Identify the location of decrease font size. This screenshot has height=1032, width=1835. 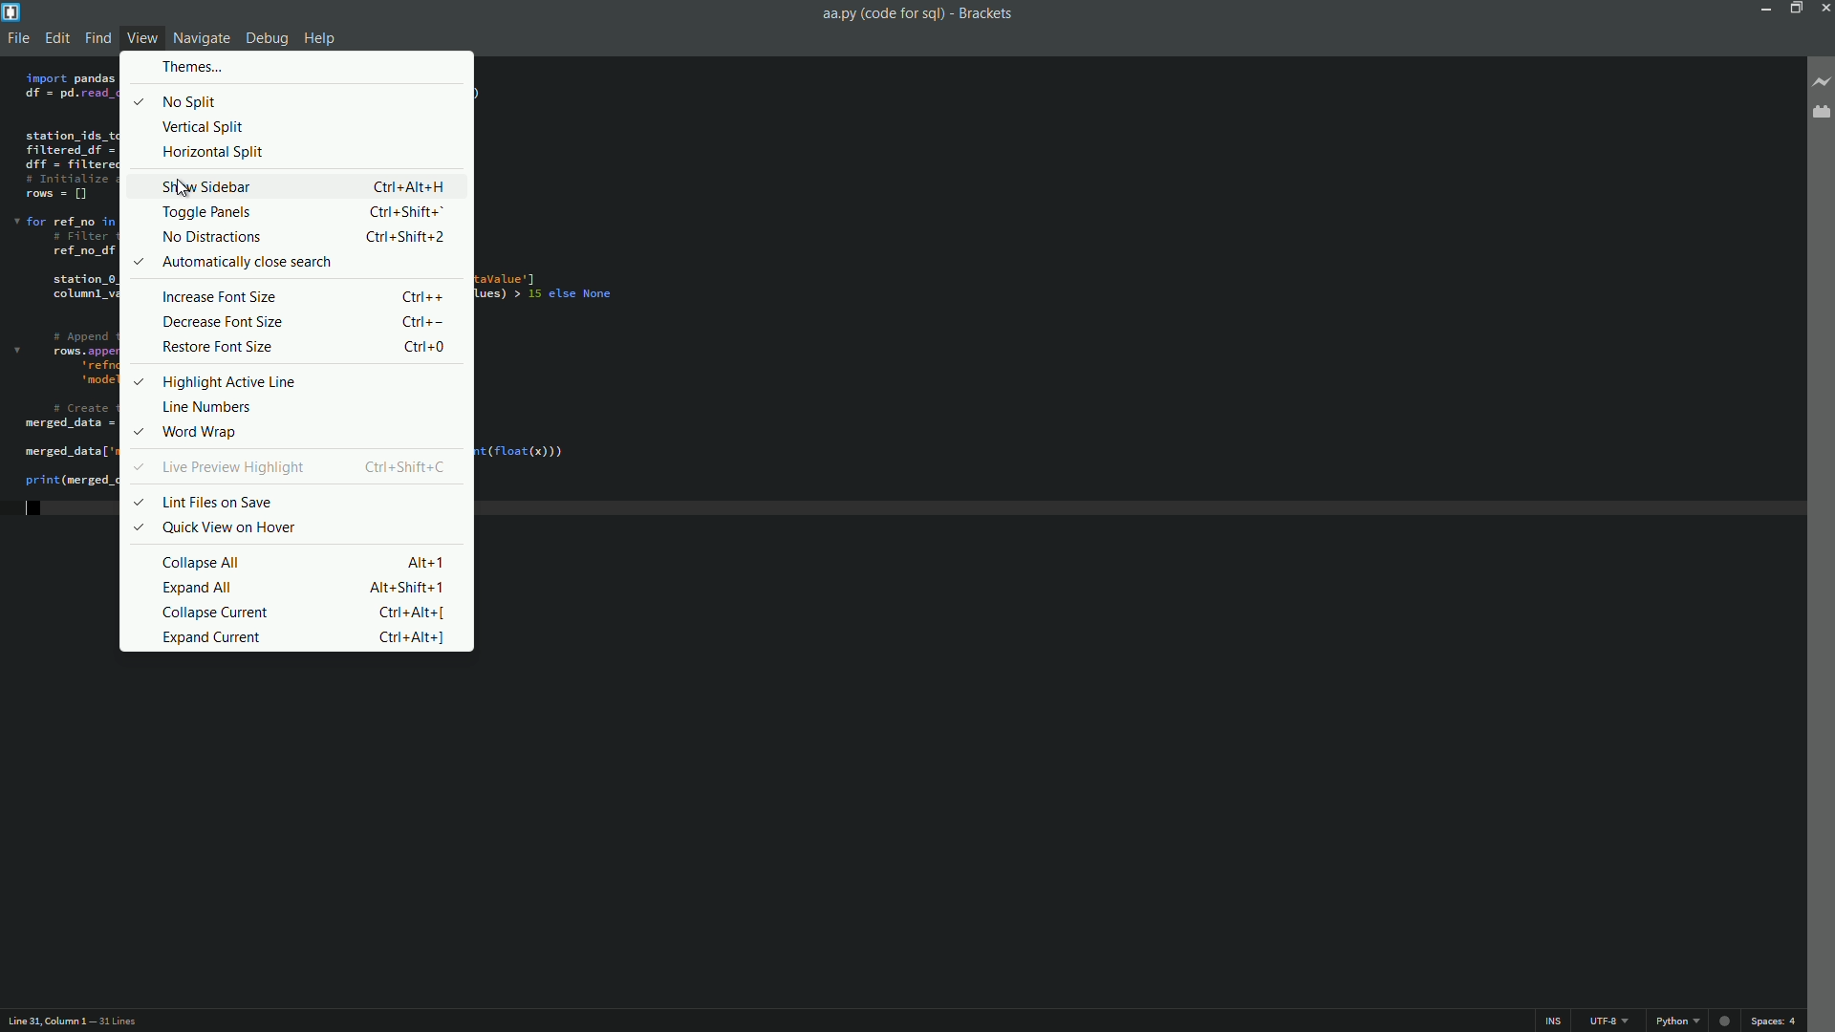
(303, 321).